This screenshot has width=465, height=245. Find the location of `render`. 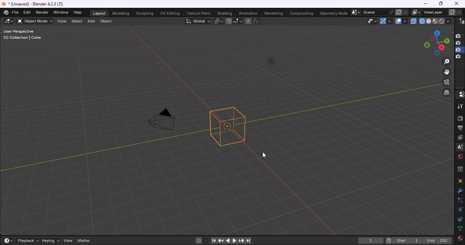

render is located at coordinates (43, 12).